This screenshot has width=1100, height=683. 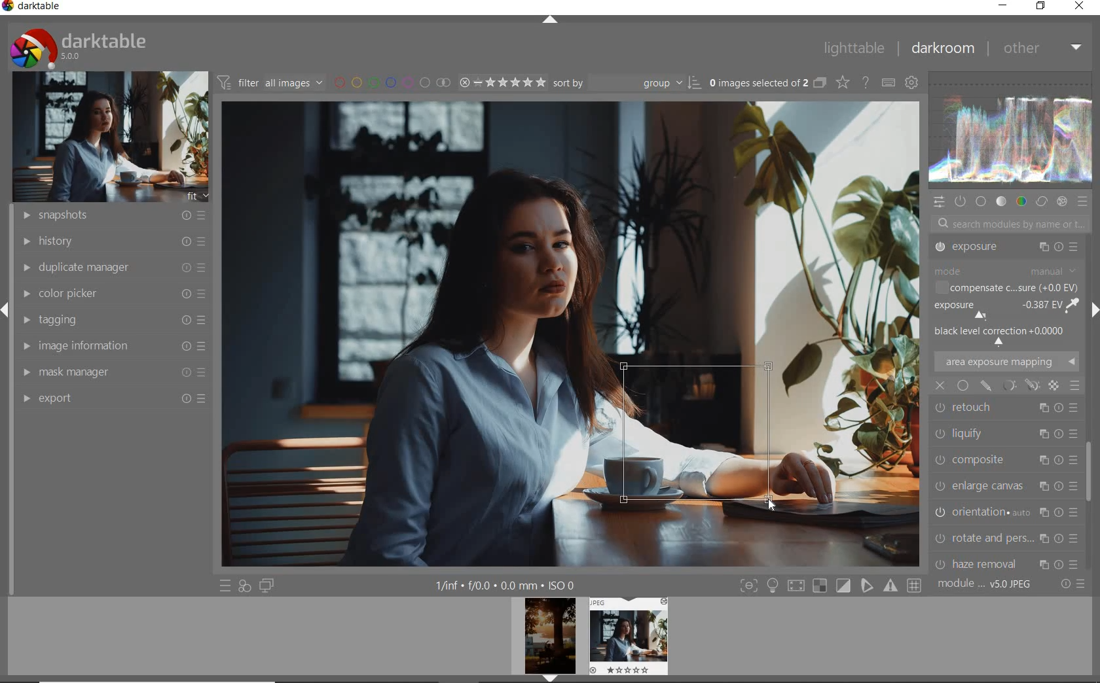 I want to click on EXPAND/COLLAPSE, so click(x=551, y=20).